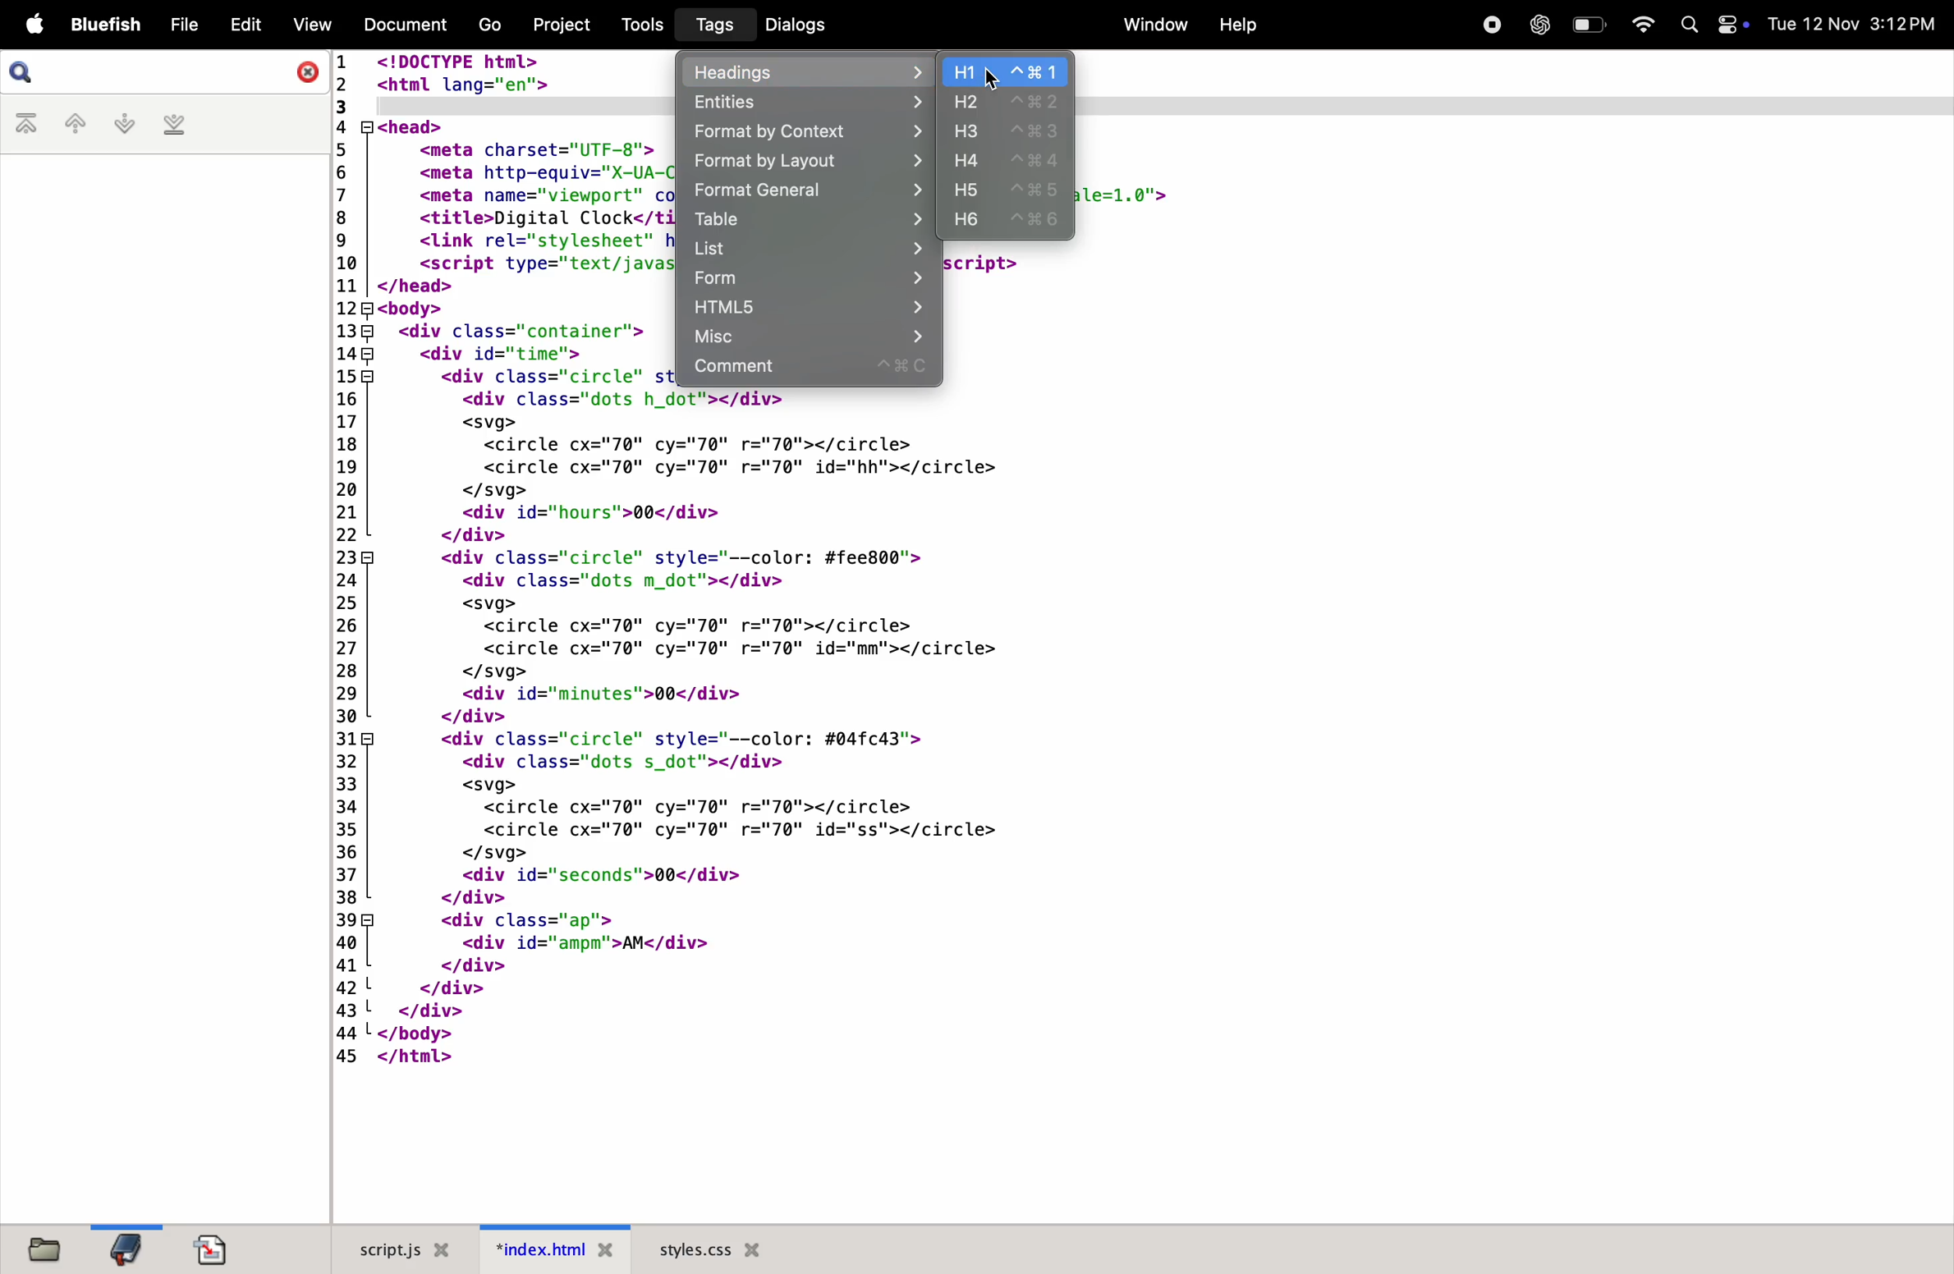  I want to click on document, so click(401, 23).